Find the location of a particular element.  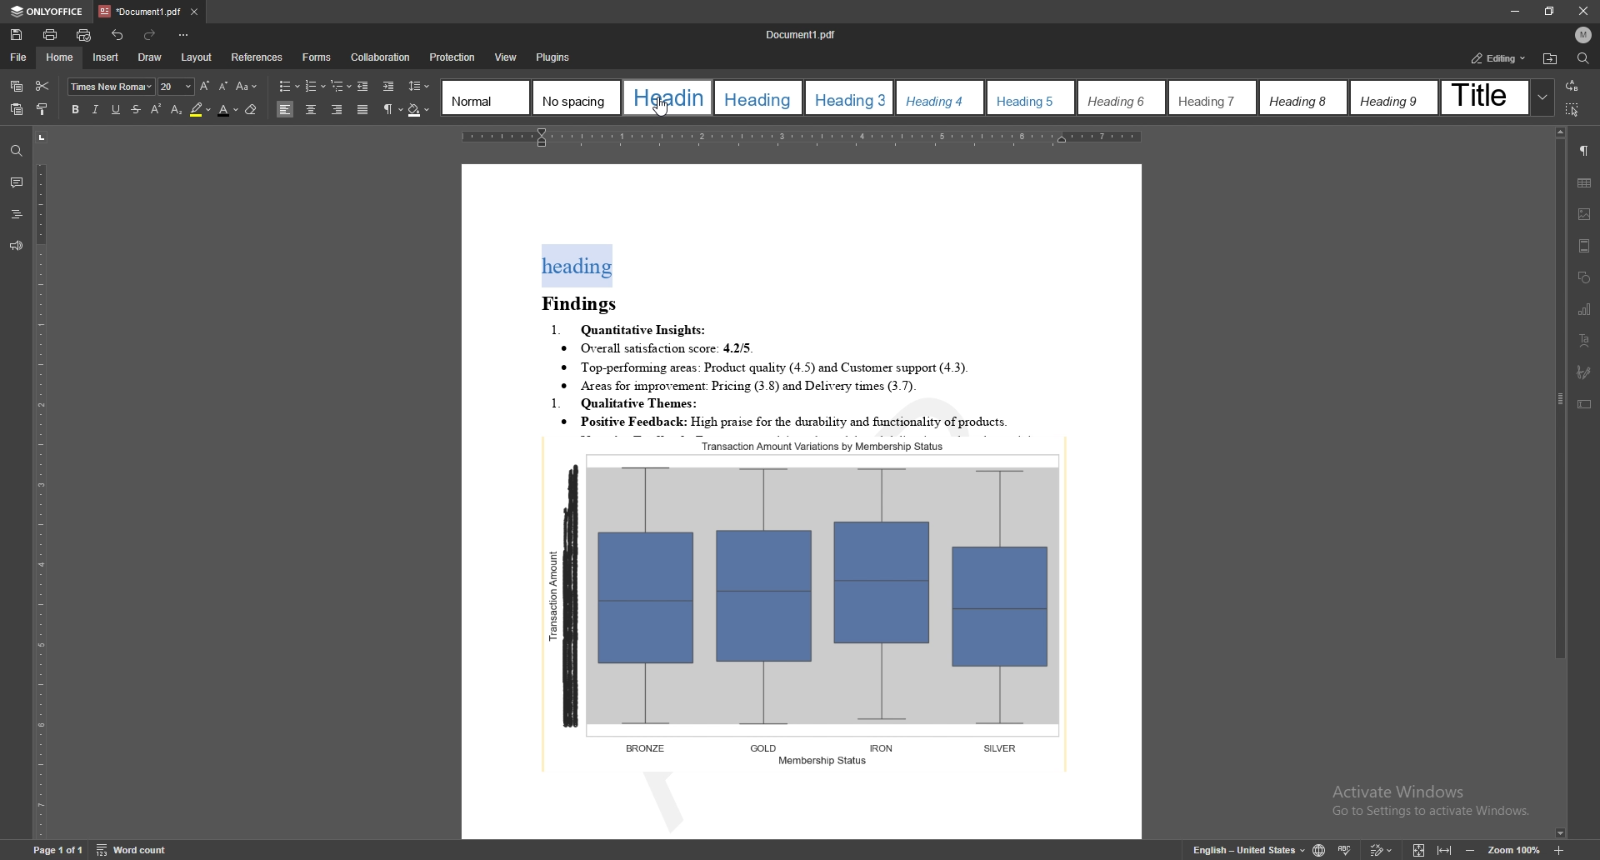

word count is located at coordinates (141, 851).